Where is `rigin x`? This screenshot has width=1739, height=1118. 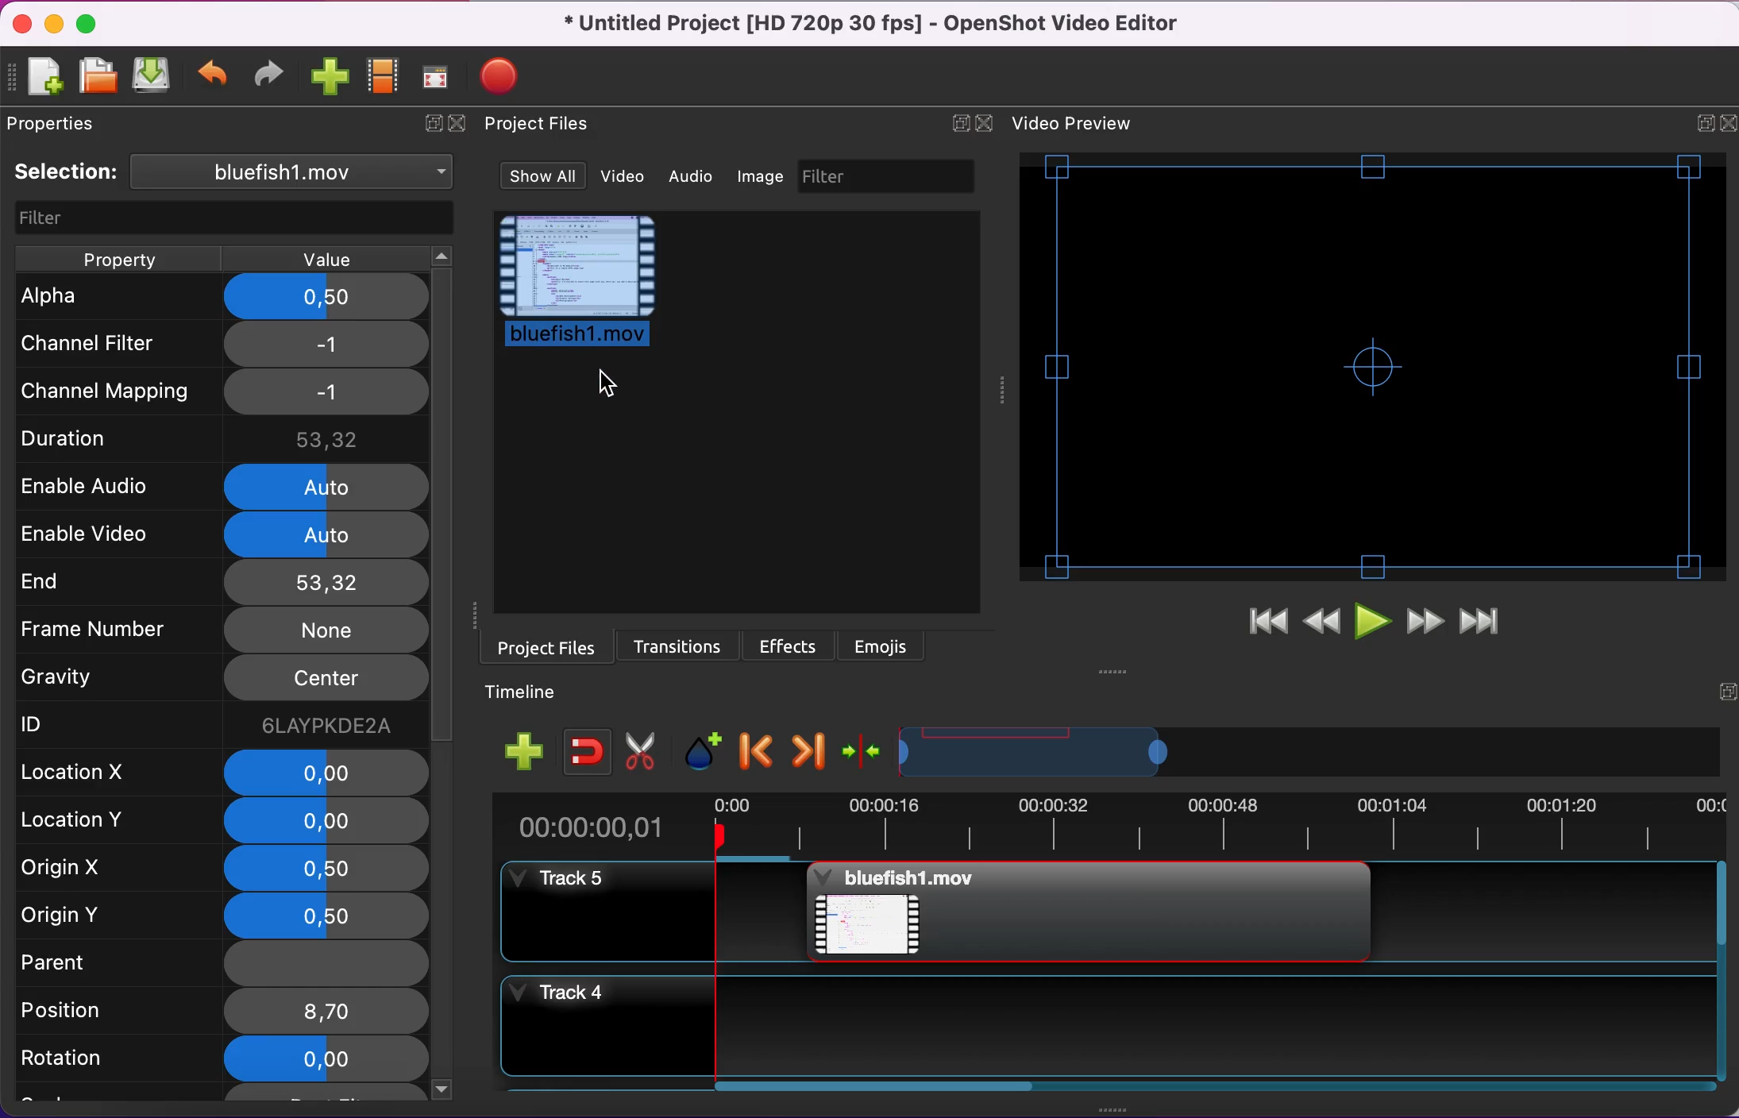
rigin x is located at coordinates (89, 873).